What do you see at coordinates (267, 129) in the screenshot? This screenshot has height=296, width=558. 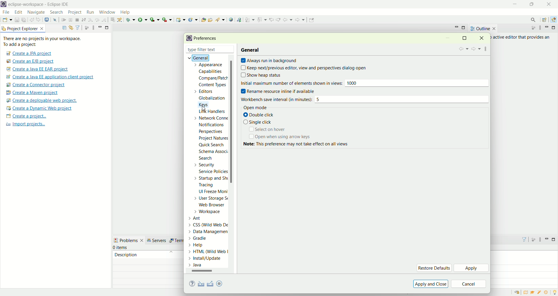 I see `elect on hover` at bounding box center [267, 129].